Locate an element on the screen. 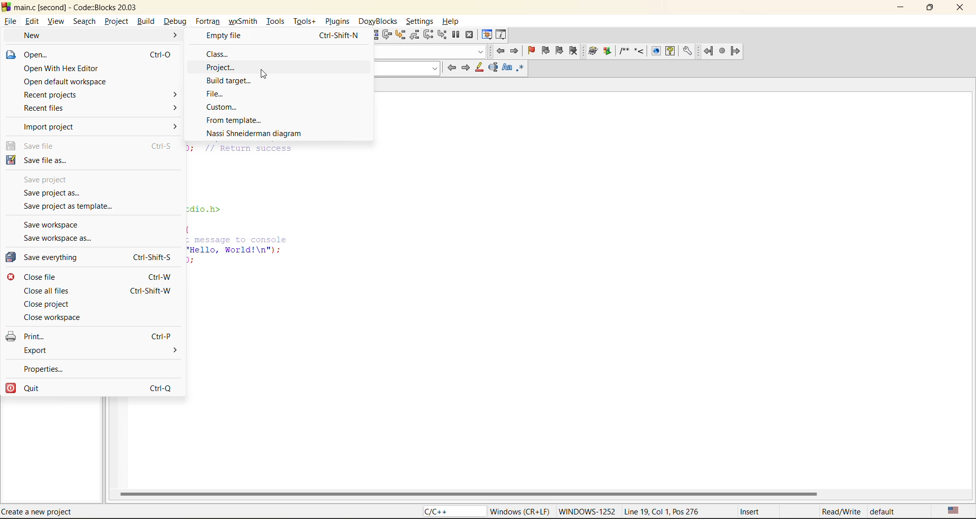  toggle bookmark is located at coordinates (531, 50).